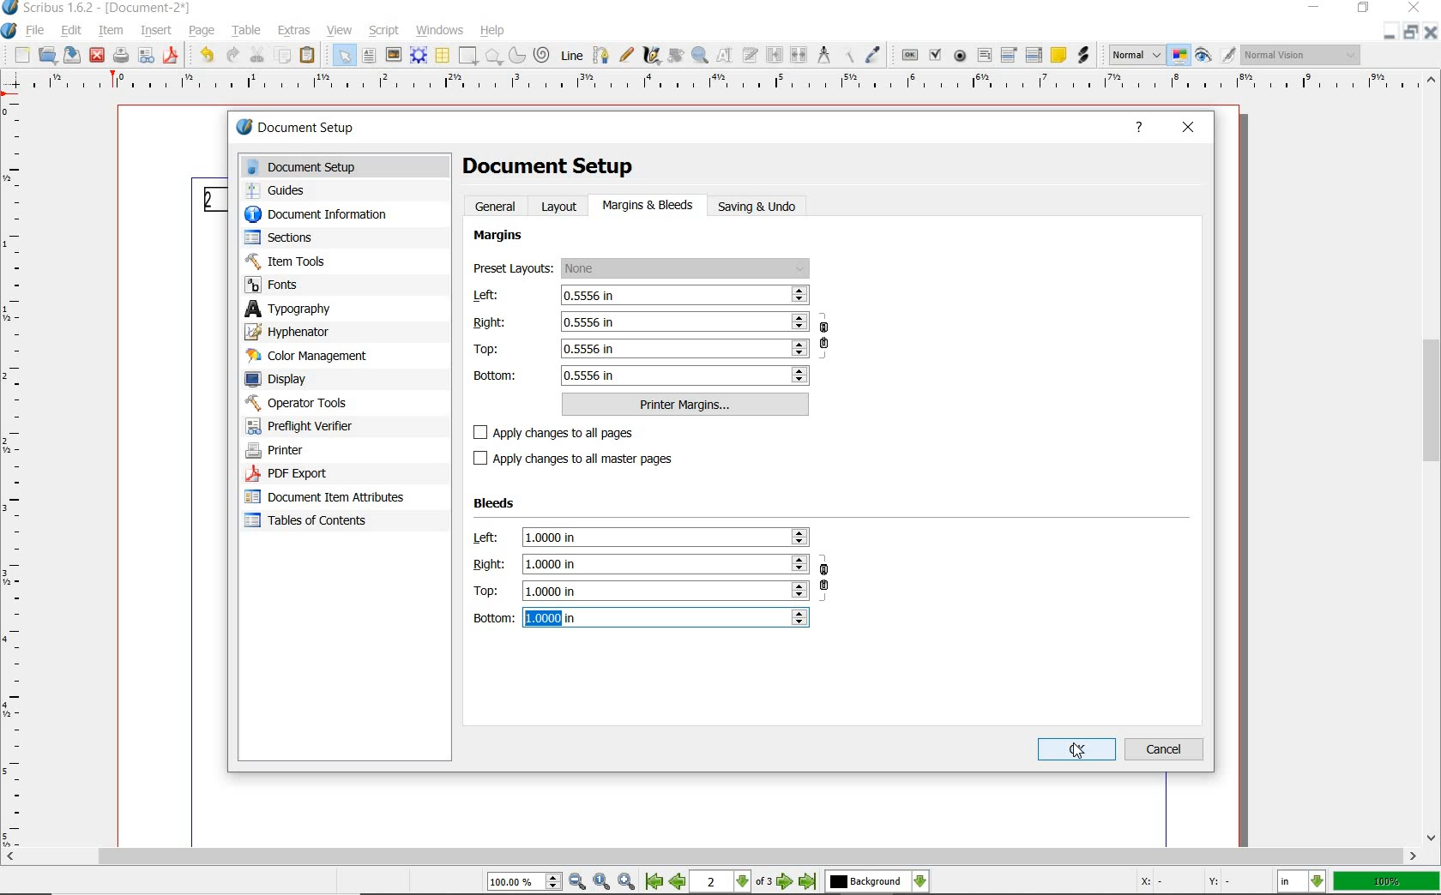 The image size is (1441, 895). What do you see at coordinates (293, 333) in the screenshot?
I see `hyphenator` at bounding box center [293, 333].